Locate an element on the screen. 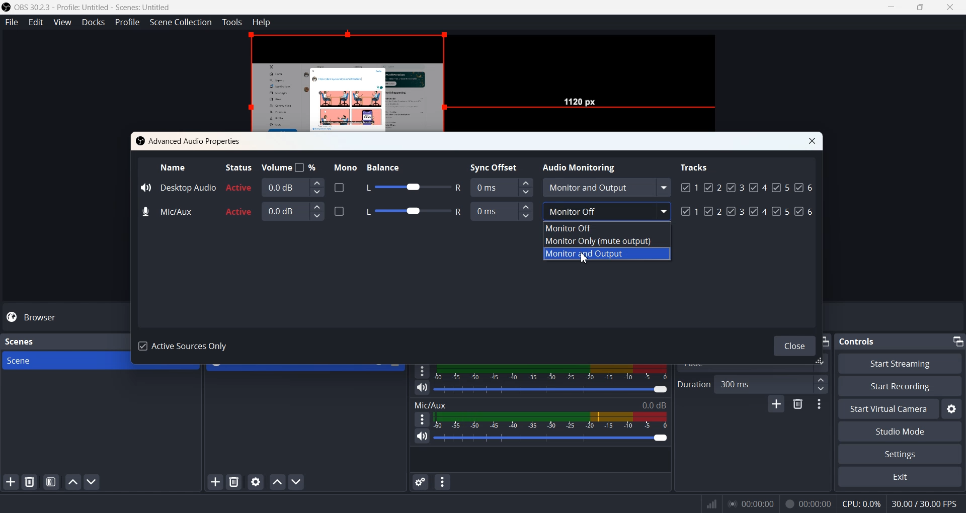 This screenshot has width=966, height=513. Monitor Only (mute output) is located at coordinates (607, 240).